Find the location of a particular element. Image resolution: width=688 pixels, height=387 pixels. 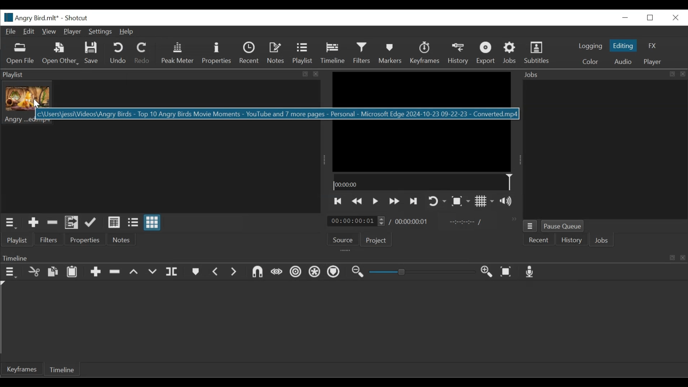

View as file is located at coordinates (133, 223).